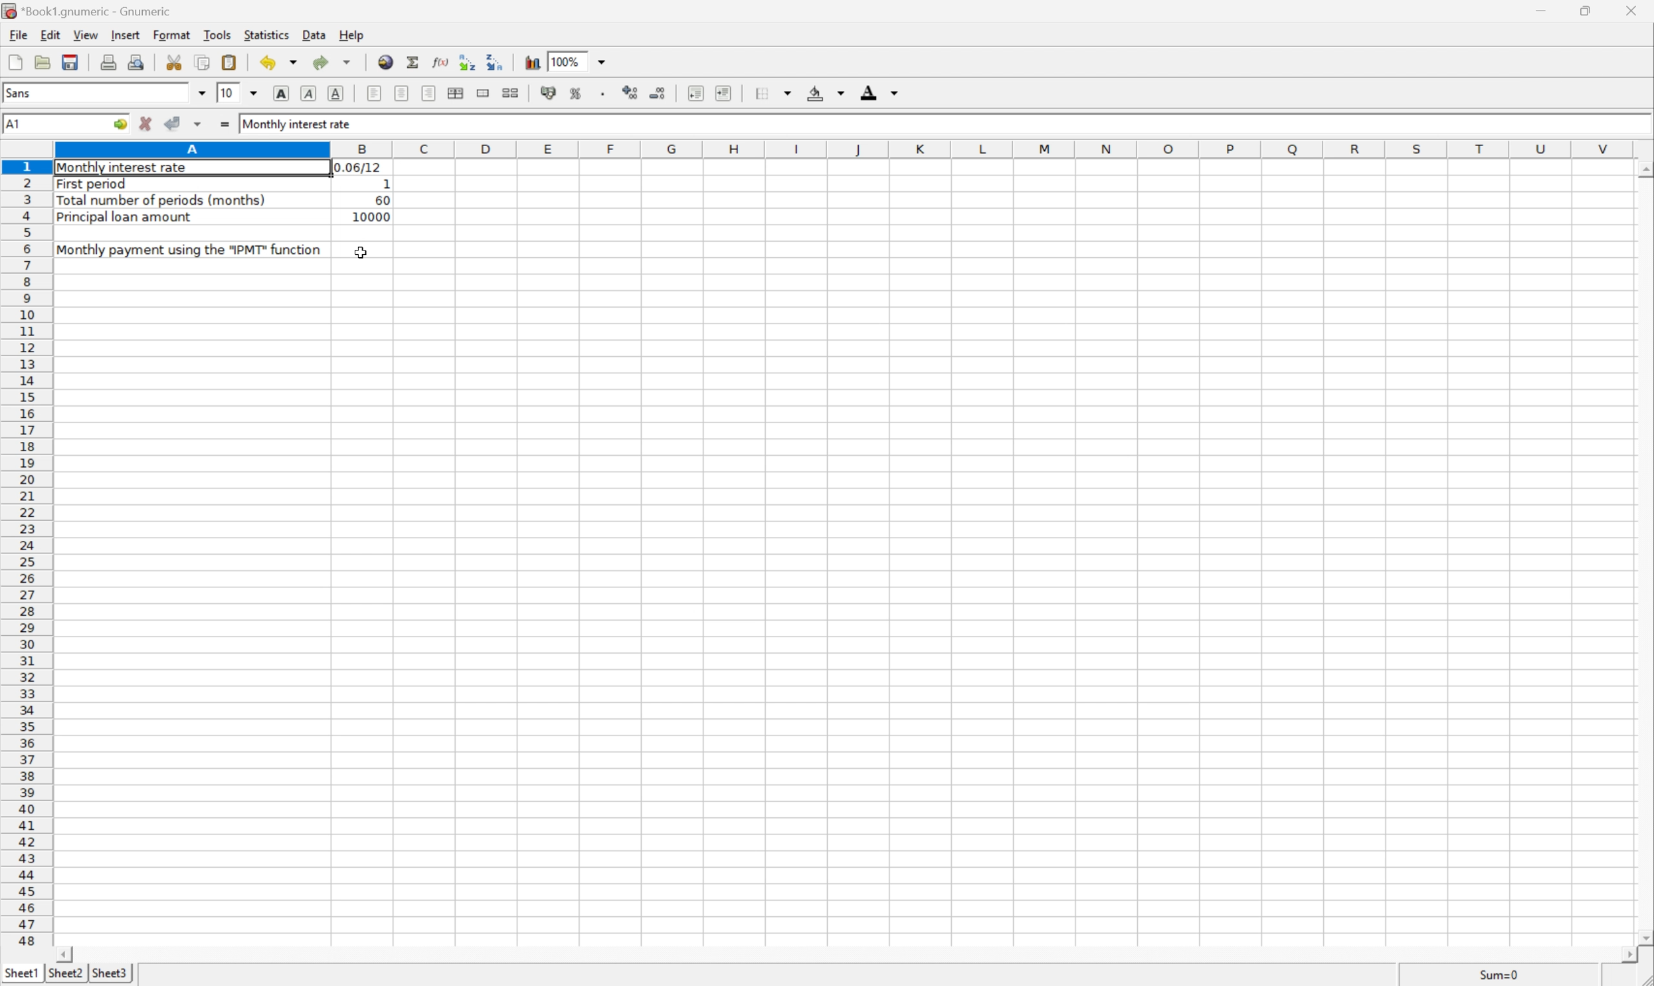 This screenshot has width=1654, height=986. What do you see at coordinates (485, 94) in the screenshot?
I see `Merge a range of cells` at bounding box center [485, 94].